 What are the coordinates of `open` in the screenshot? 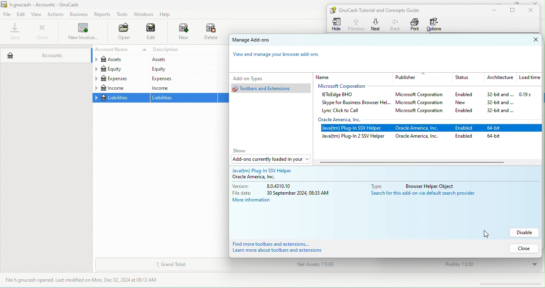 It's located at (122, 32).